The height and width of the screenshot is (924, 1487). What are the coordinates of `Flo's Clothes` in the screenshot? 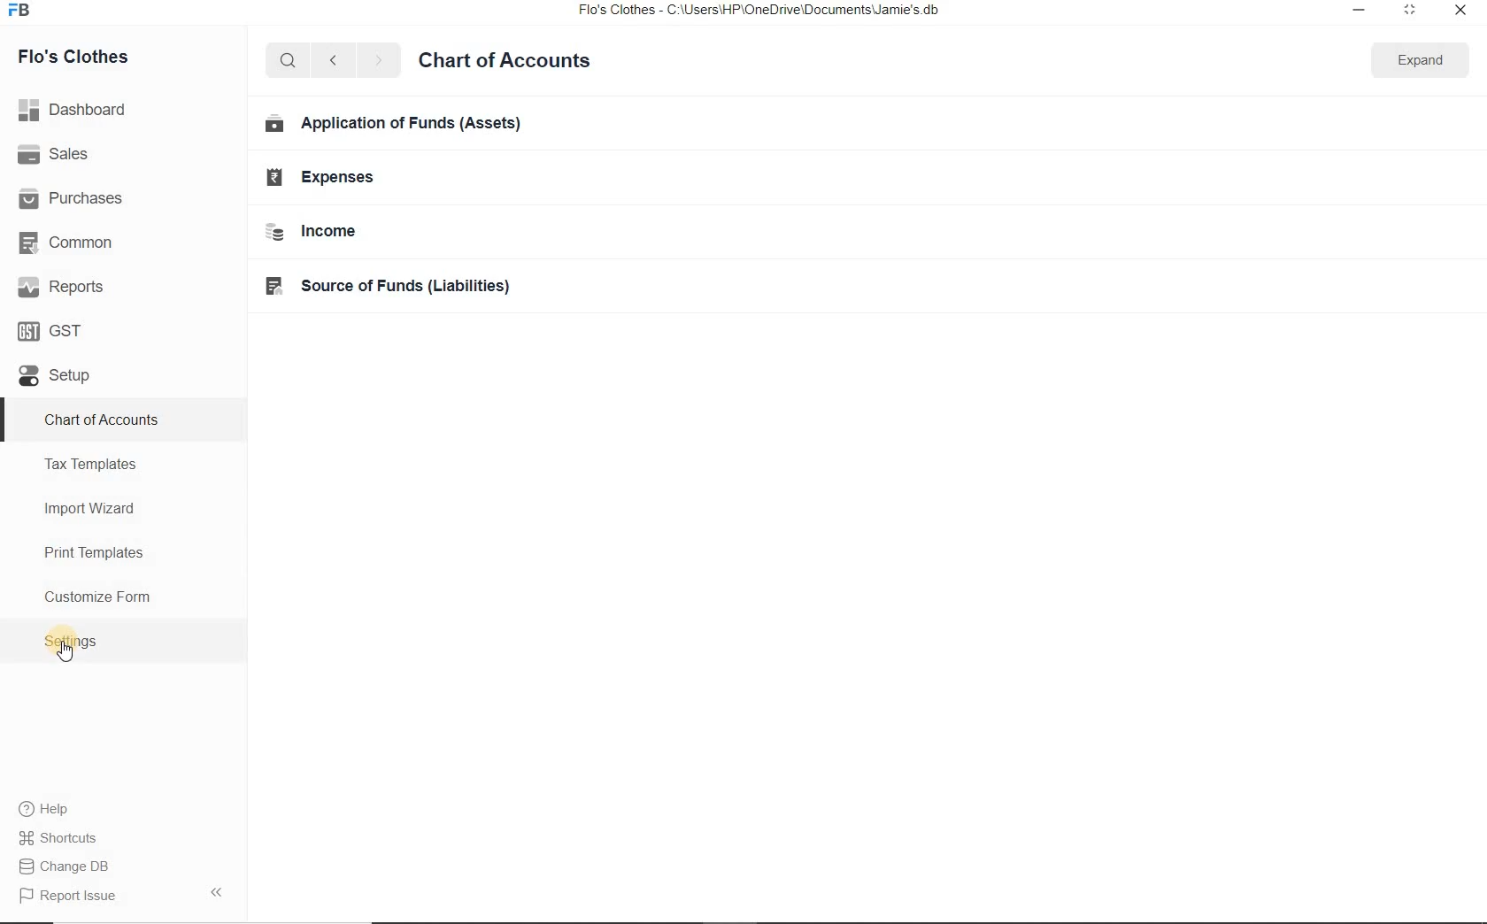 It's located at (76, 56).